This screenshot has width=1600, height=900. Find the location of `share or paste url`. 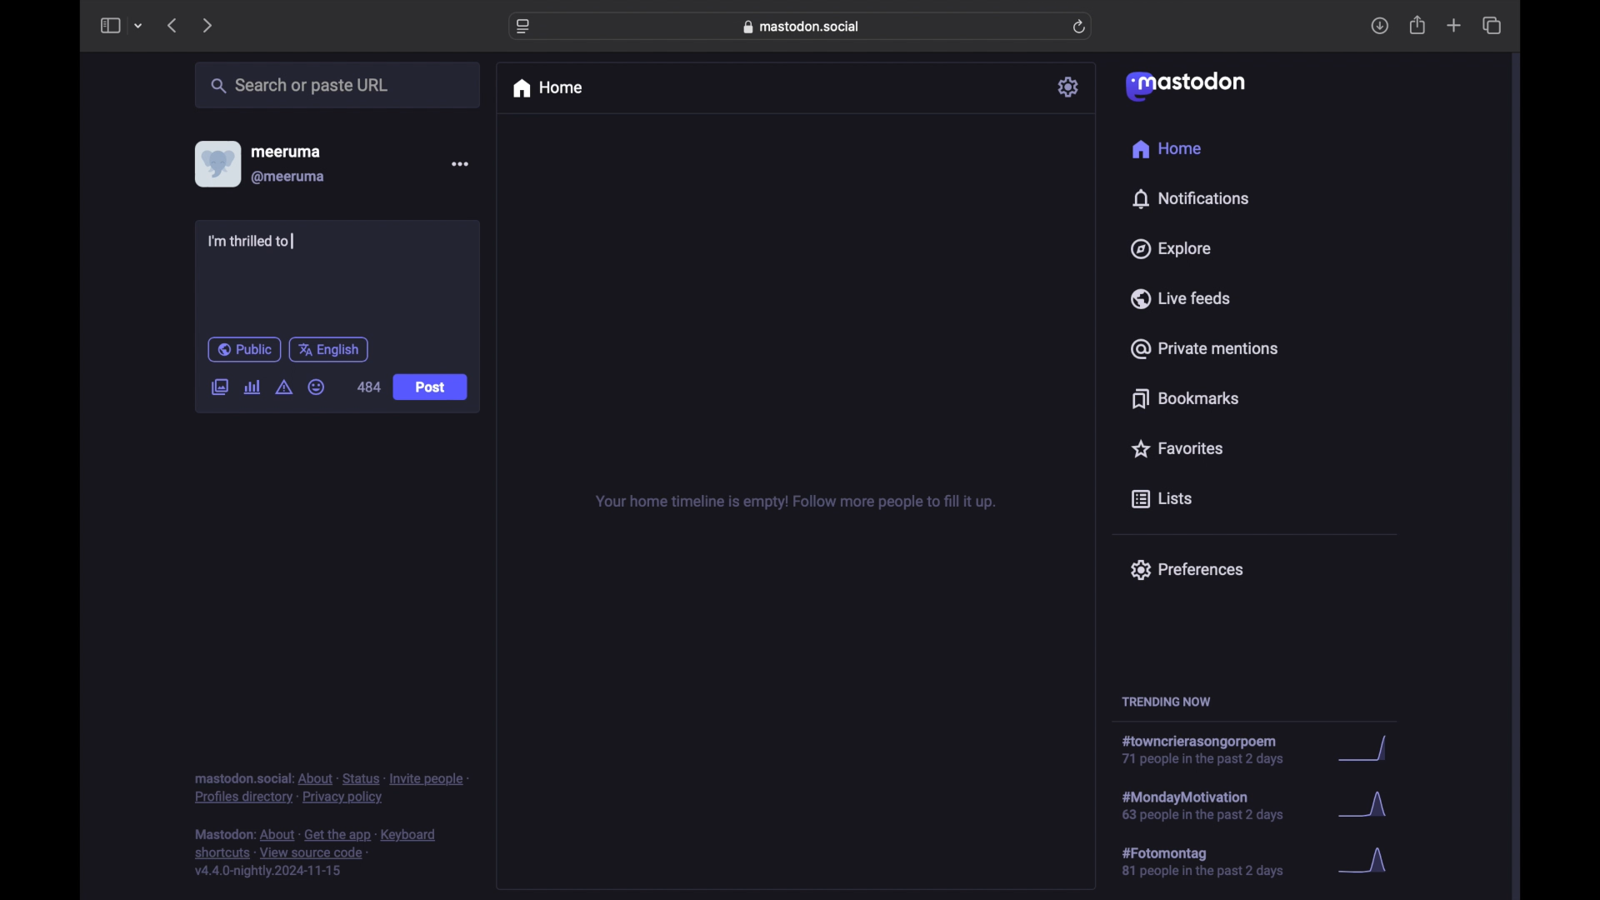

share or paste url is located at coordinates (300, 85).